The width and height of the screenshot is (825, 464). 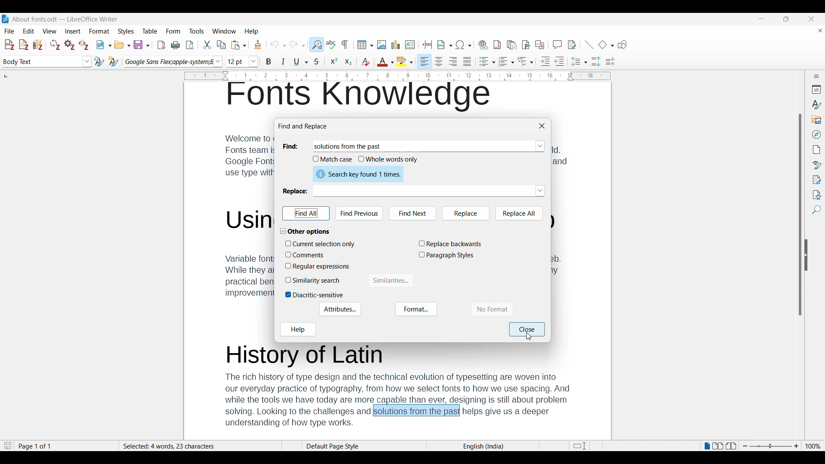 What do you see at coordinates (217, 61) in the screenshot?
I see `Font options` at bounding box center [217, 61].